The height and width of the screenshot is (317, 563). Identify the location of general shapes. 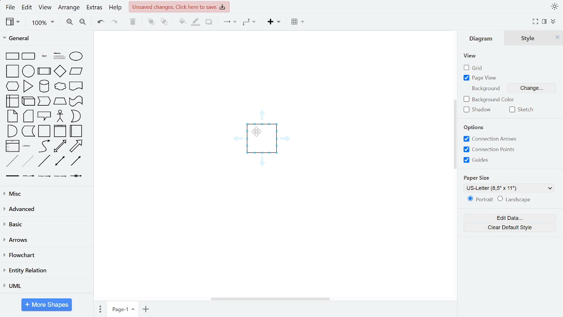
(58, 55).